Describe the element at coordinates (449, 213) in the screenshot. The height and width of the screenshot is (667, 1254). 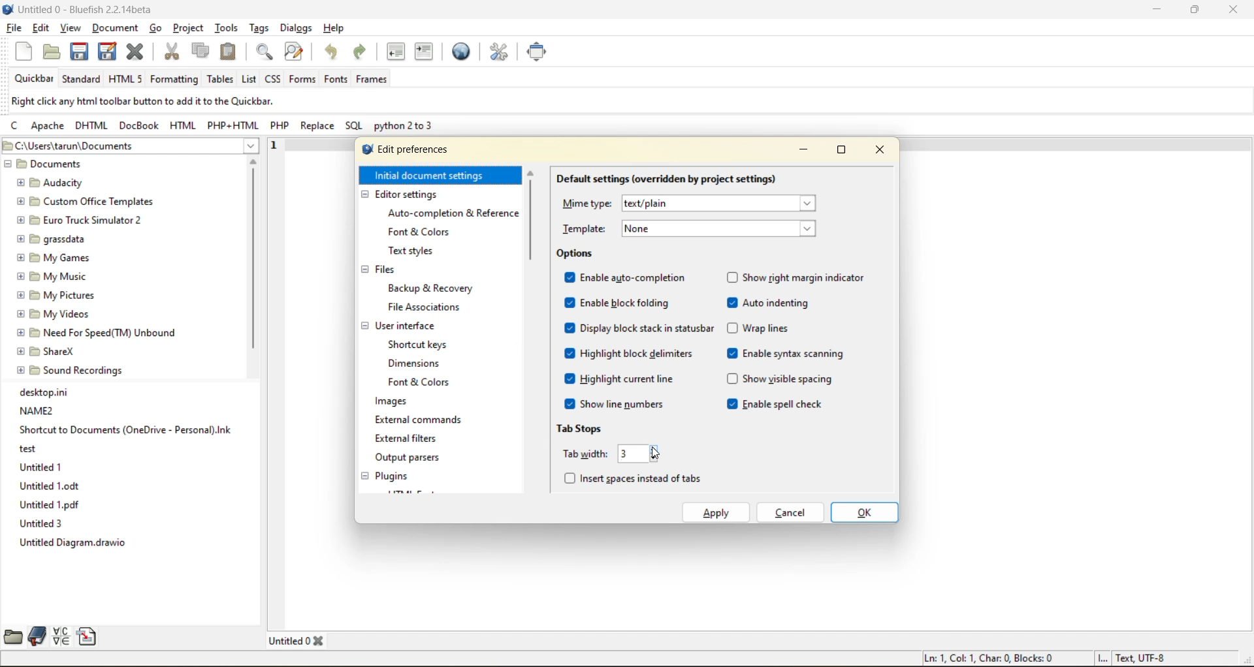
I see `auto completion and reference` at that location.